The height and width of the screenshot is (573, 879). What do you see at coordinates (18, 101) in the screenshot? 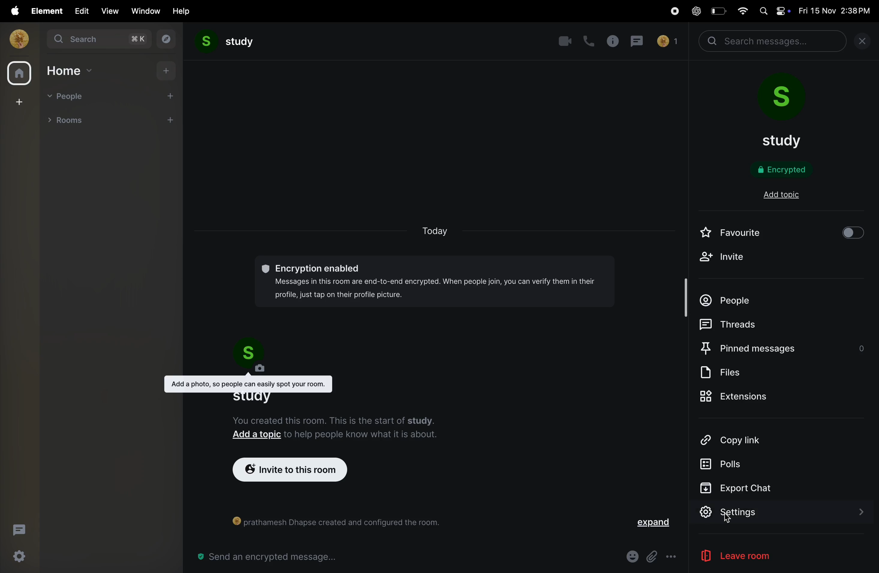
I see `create space` at bounding box center [18, 101].